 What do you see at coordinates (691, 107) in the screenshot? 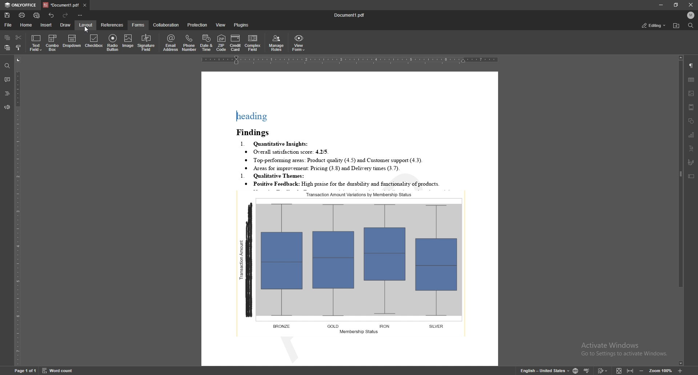
I see `header and footer` at bounding box center [691, 107].